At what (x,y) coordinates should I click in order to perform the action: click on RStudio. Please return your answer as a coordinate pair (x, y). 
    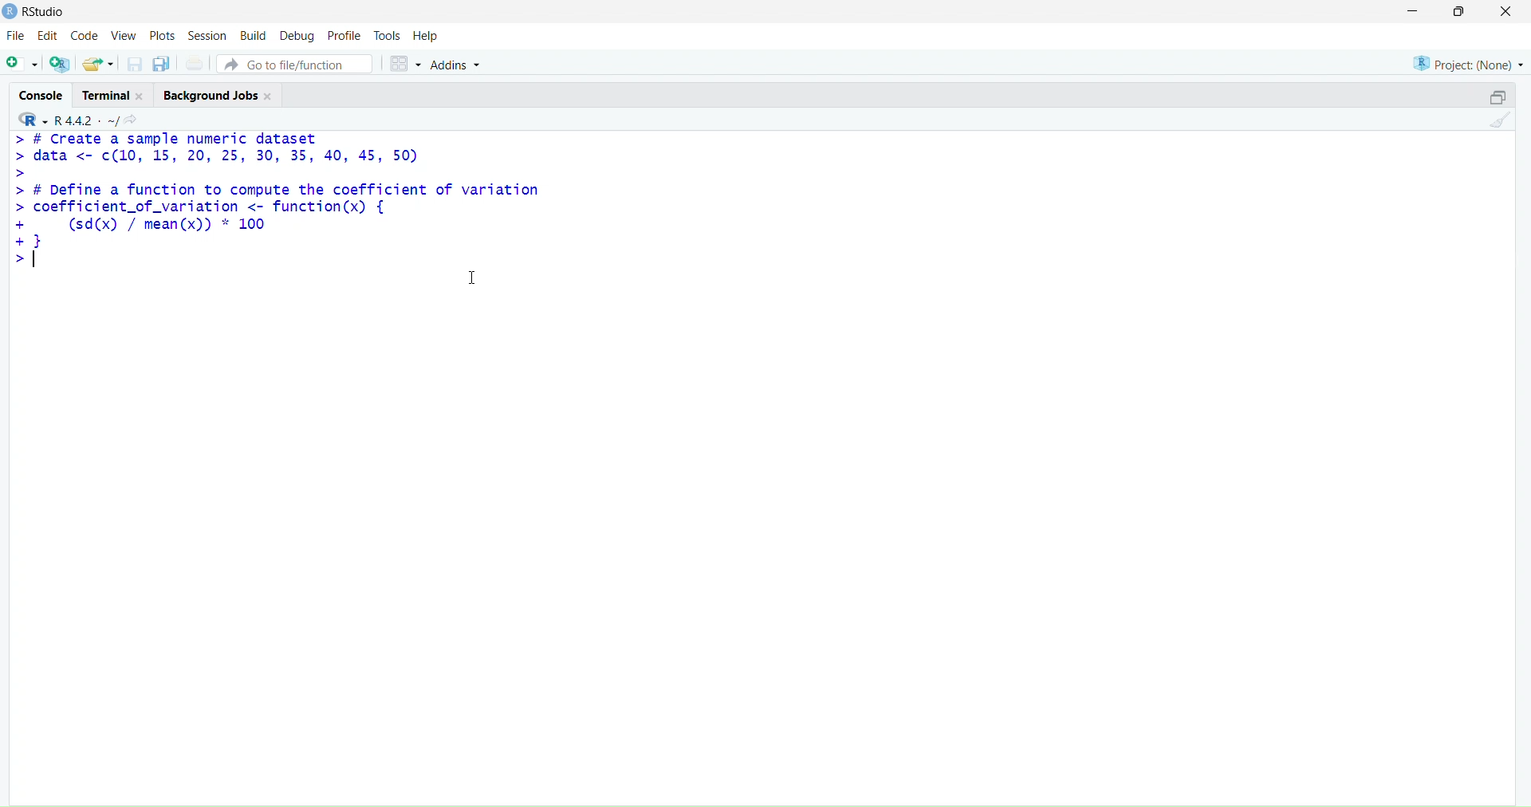
    Looking at the image, I should click on (46, 11).